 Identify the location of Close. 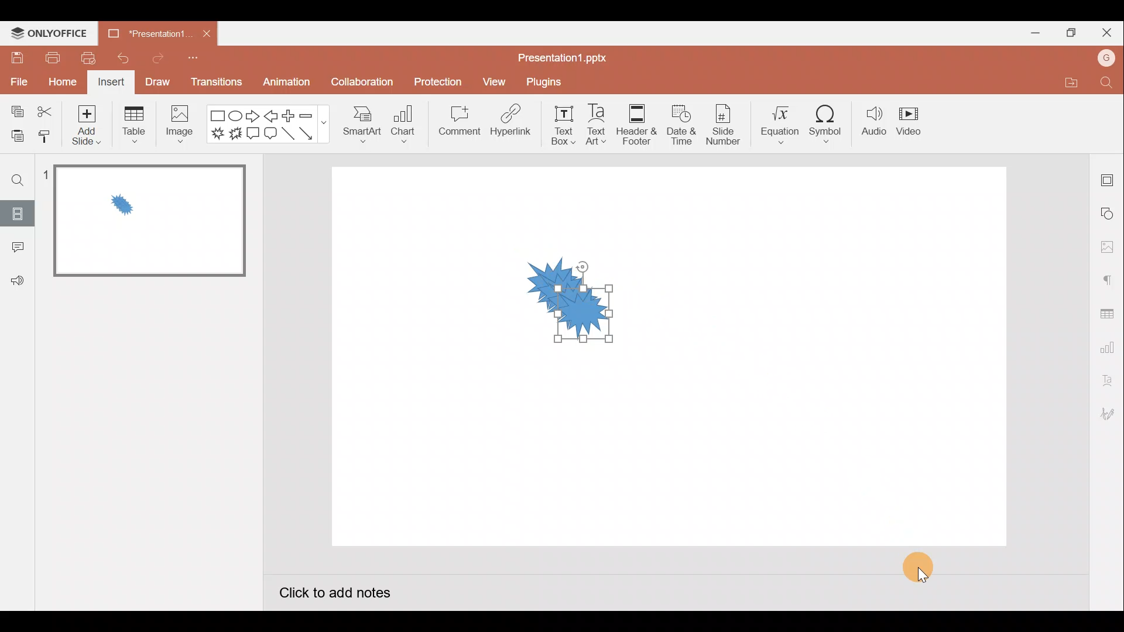
(1106, 29).